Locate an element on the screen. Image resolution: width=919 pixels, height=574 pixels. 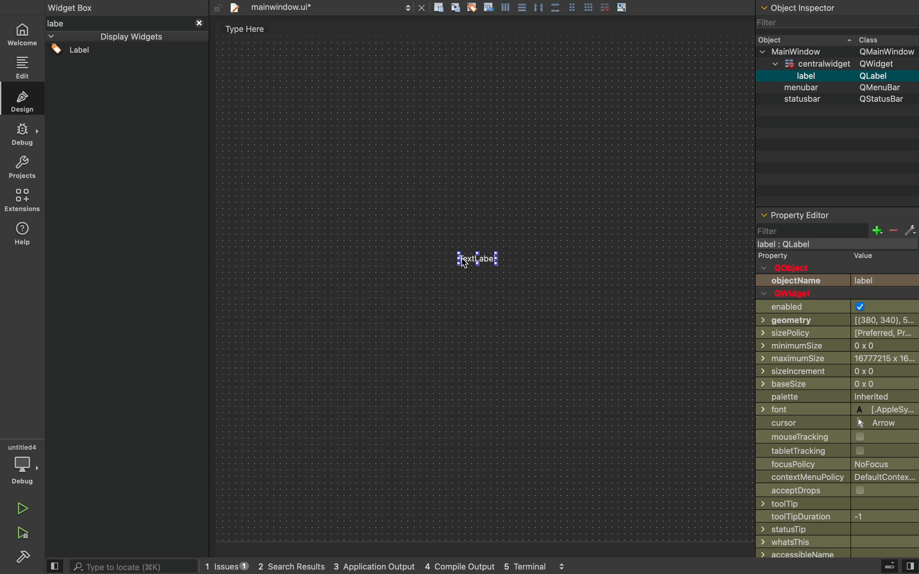
debug is located at coordinates (23, 464).